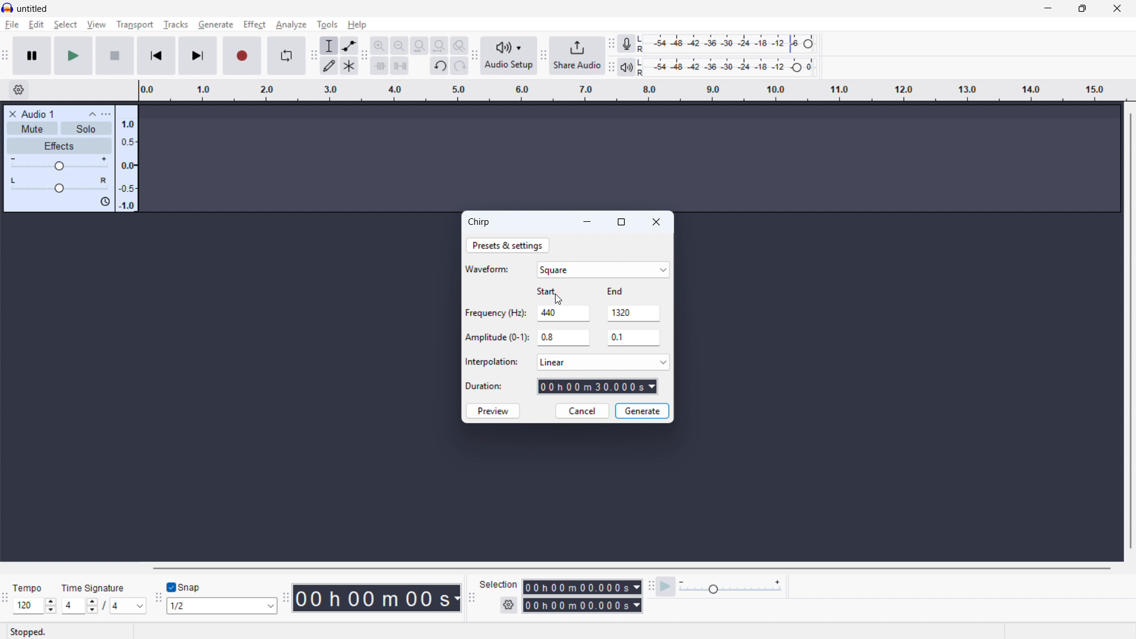  What do you see at coordinates (598, 386) in the screenshot?
I see `Duration ` at bounding box center [598, 386].